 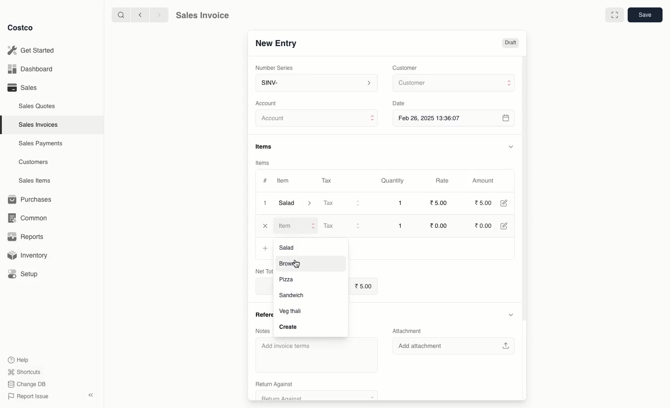 What do you see at coordinates (284, 182) in the screenshot?
I see `Item` at bounding box center [284, 182].